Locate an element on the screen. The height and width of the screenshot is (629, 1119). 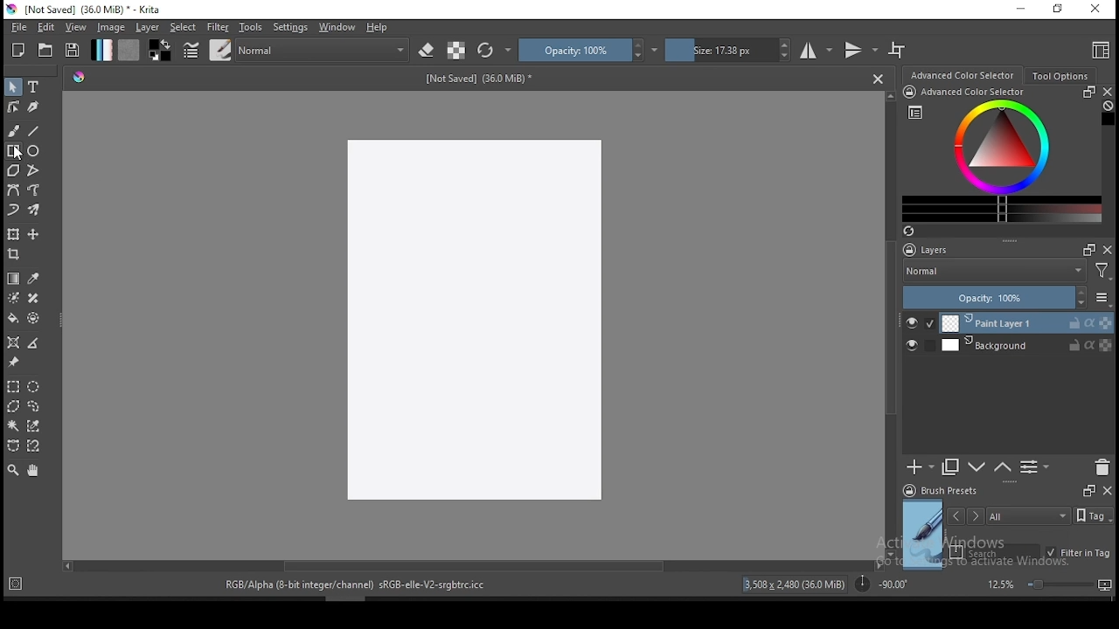
text is located at coordinates (355, 585).